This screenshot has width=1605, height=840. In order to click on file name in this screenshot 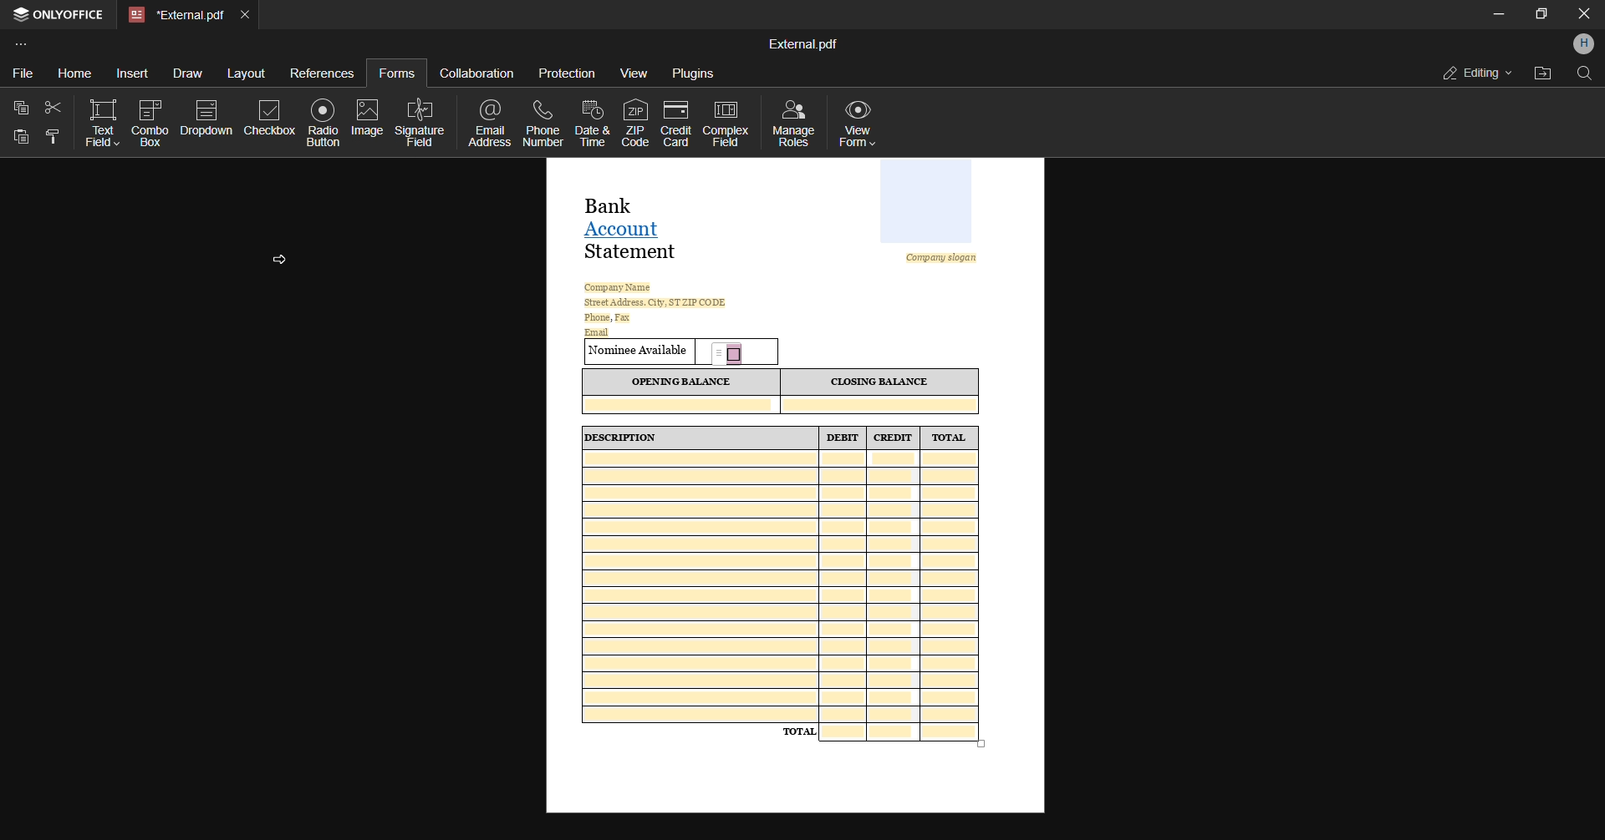, I will do `click(802, 42)`.